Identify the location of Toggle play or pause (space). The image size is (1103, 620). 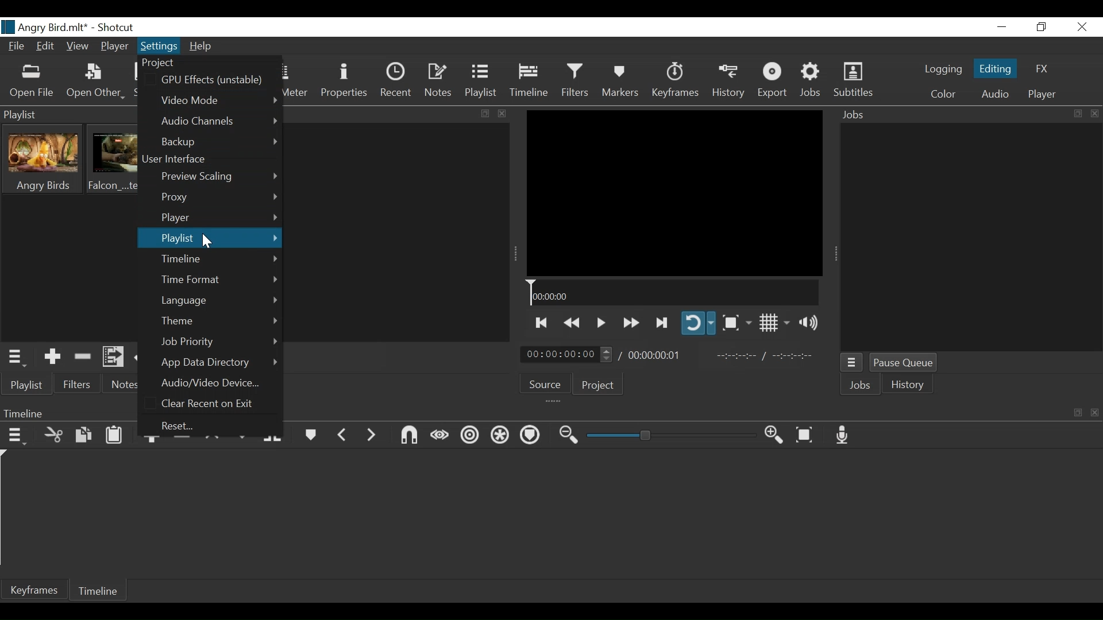
(600, 322).